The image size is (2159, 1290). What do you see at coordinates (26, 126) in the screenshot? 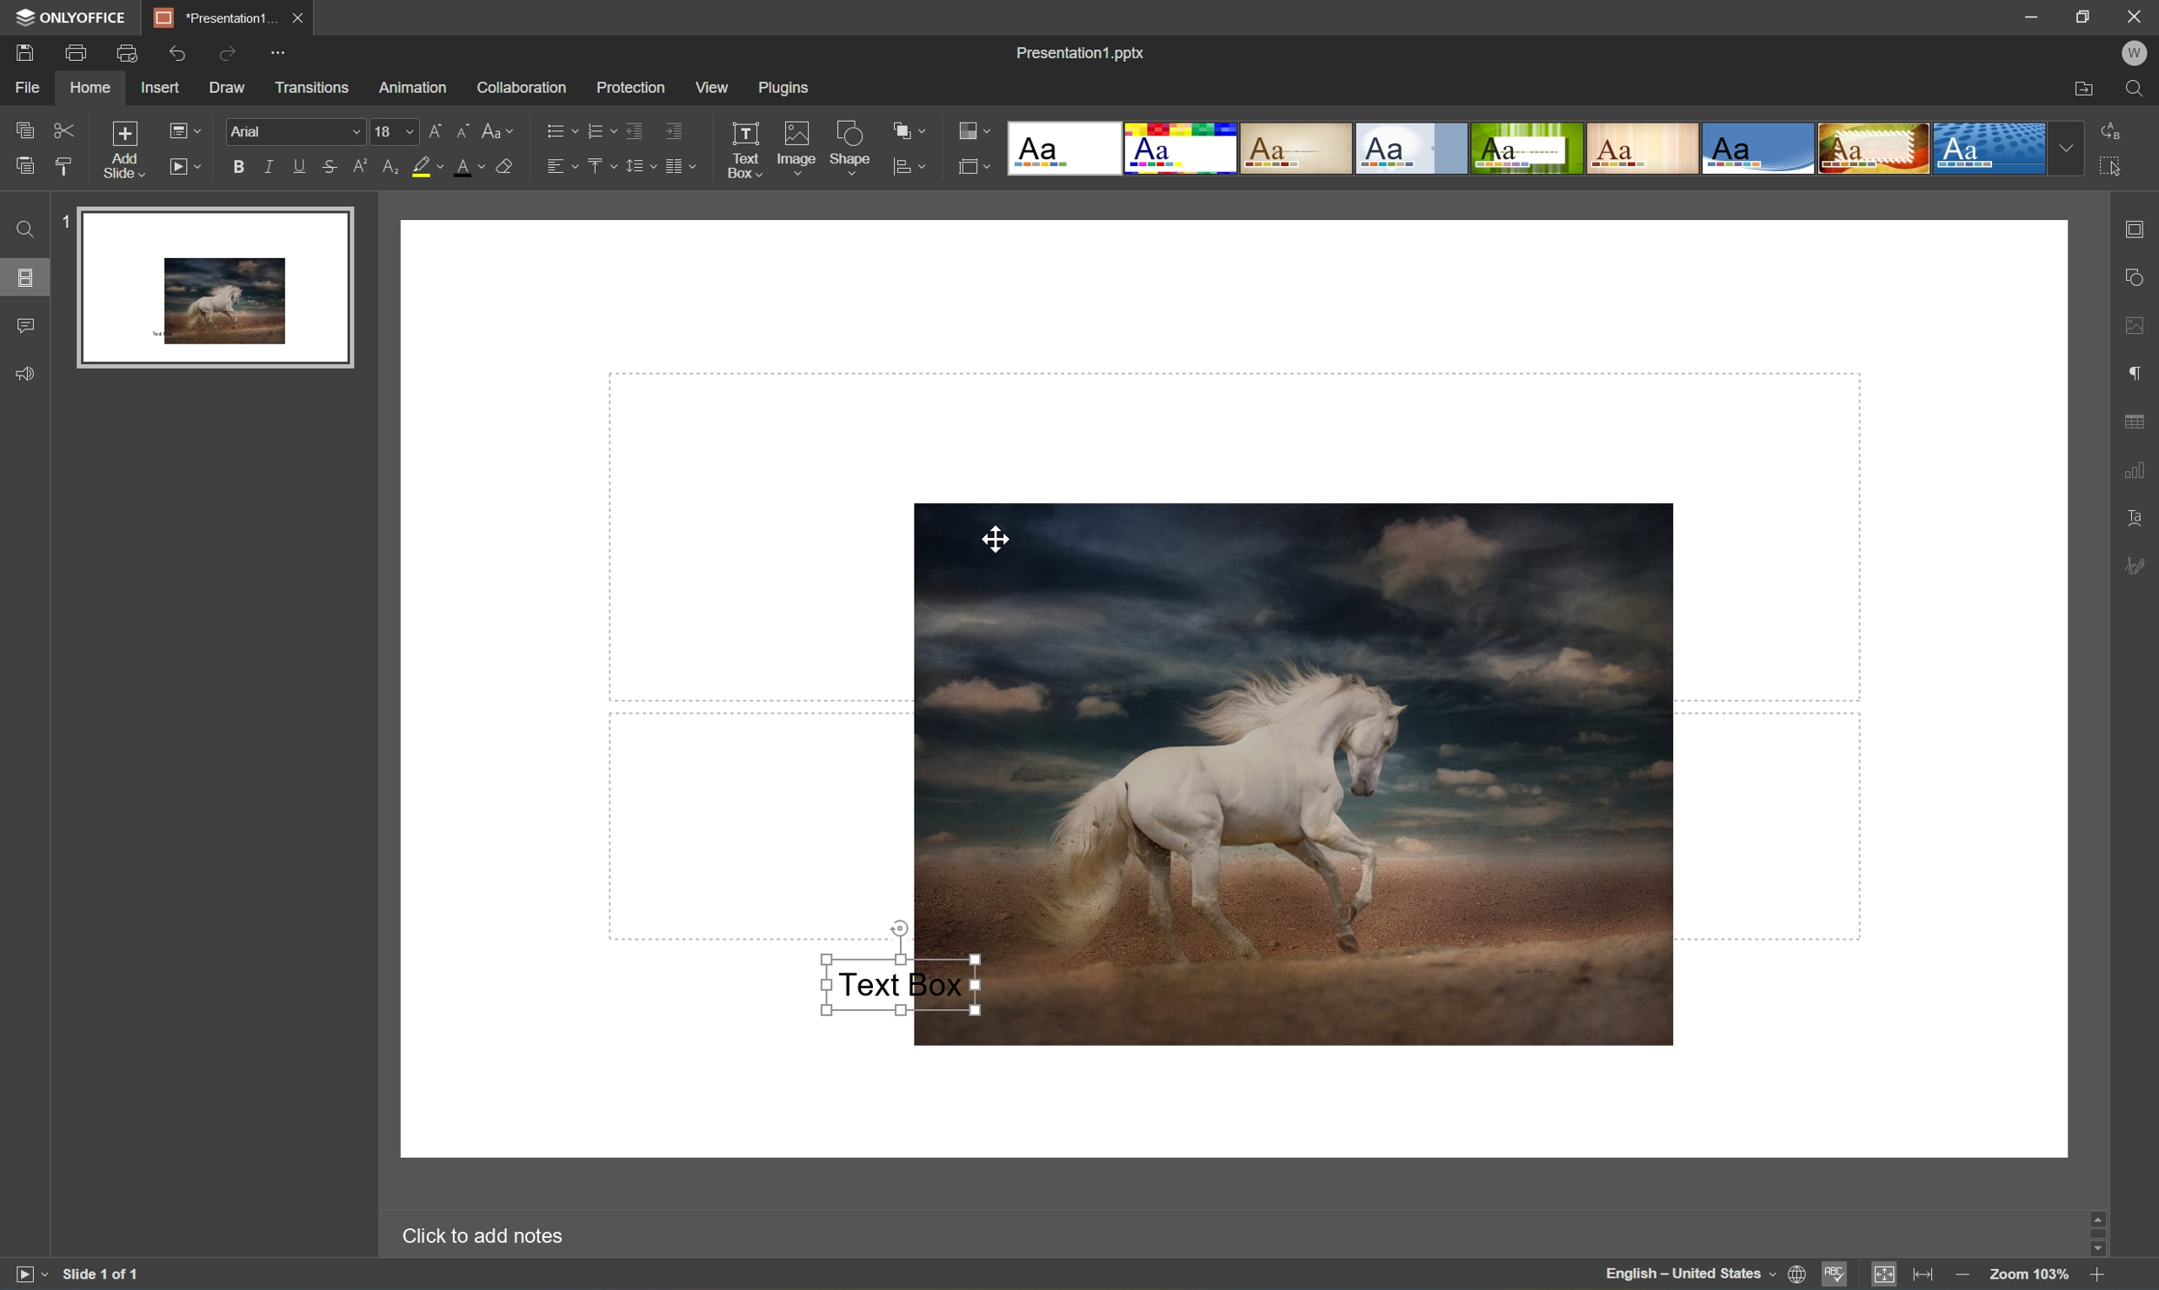
I see `Copy` at bounding box center [26, 126].